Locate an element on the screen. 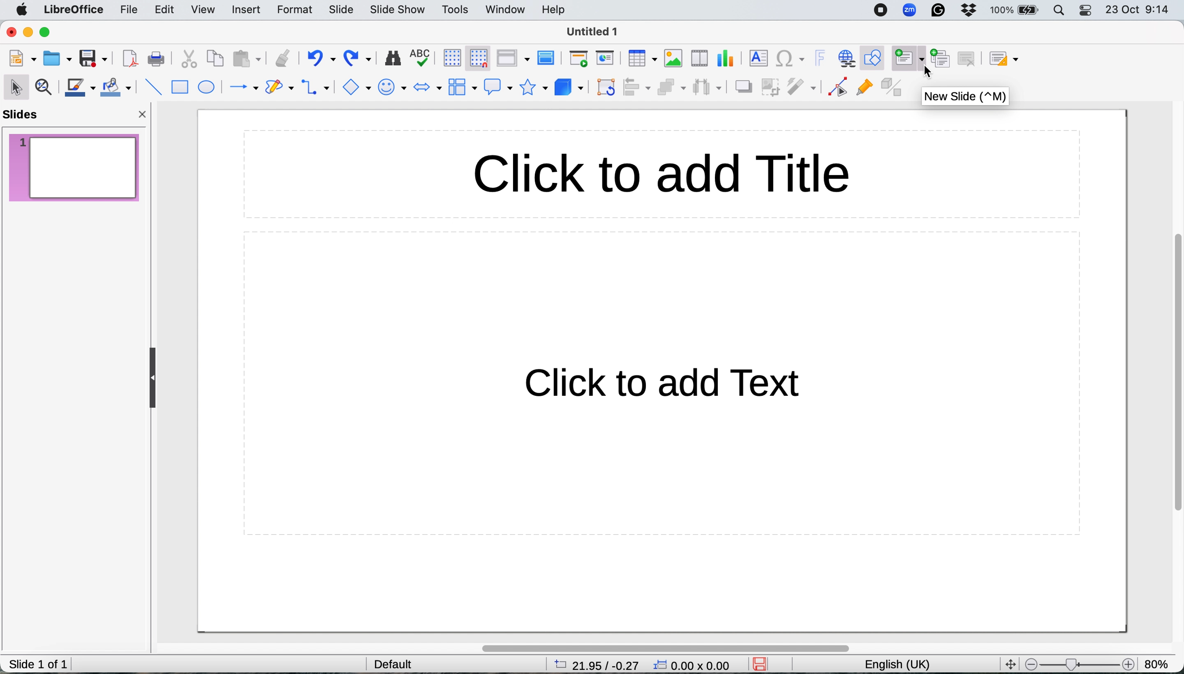 The height and width of the screenshot is (674, 1184). crop image is located at coordinates (771, 87).